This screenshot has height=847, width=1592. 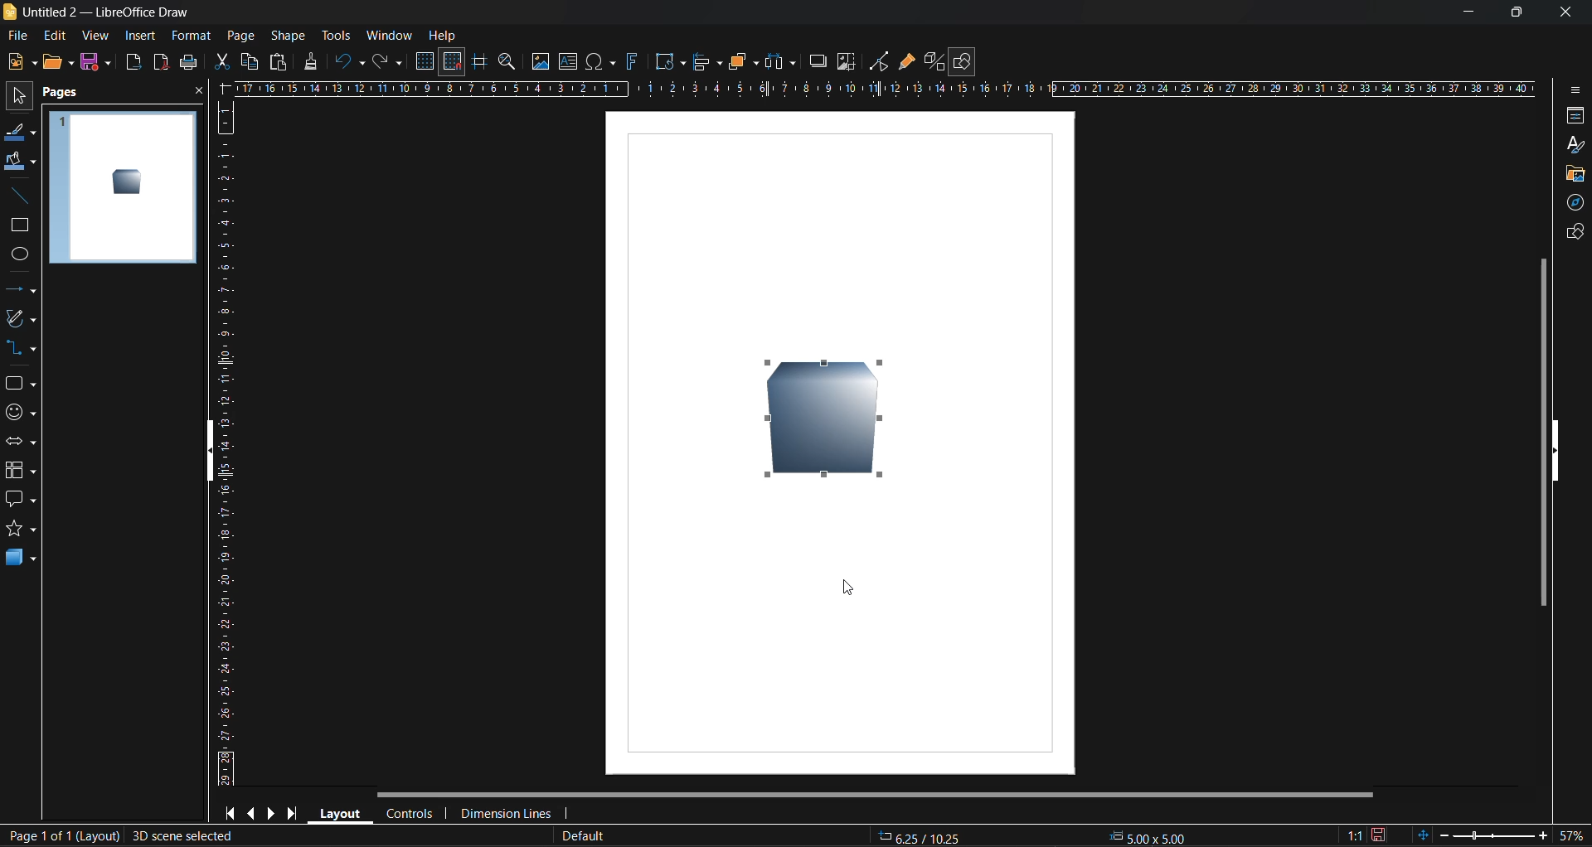 What do you see at coordinates (23, 35) in the screenshot?
I see `file` at bounding box center [23, 35].